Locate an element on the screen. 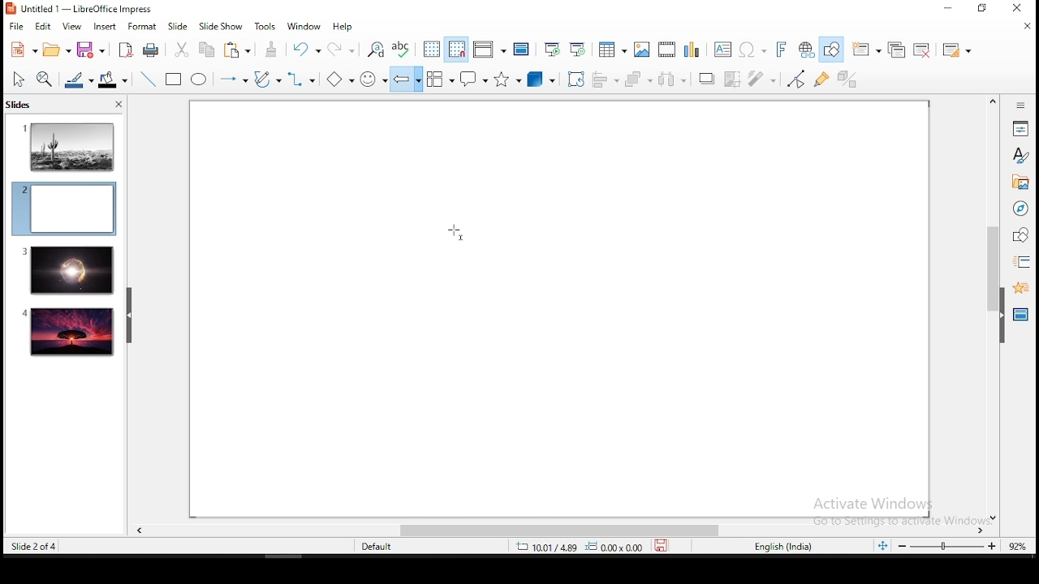 The width and height of the screenshot is (1039, 584). start from first slide is located at coordinates (552, 49).